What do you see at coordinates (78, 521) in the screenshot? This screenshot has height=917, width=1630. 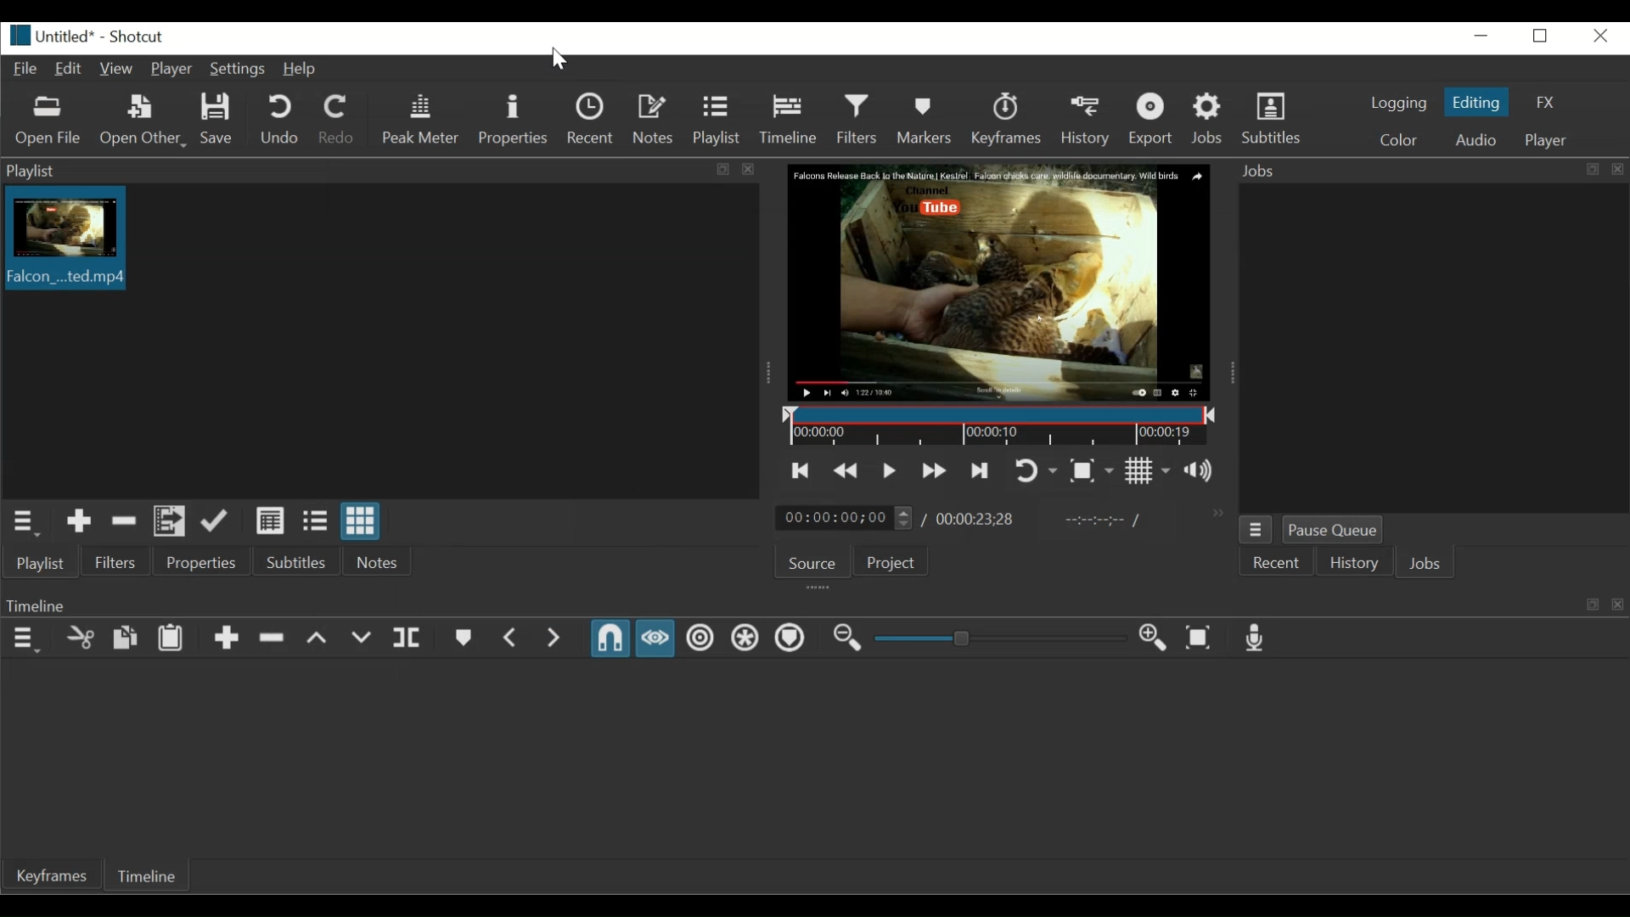 I see `Add to the playlist` at bounding box center [78, 521].